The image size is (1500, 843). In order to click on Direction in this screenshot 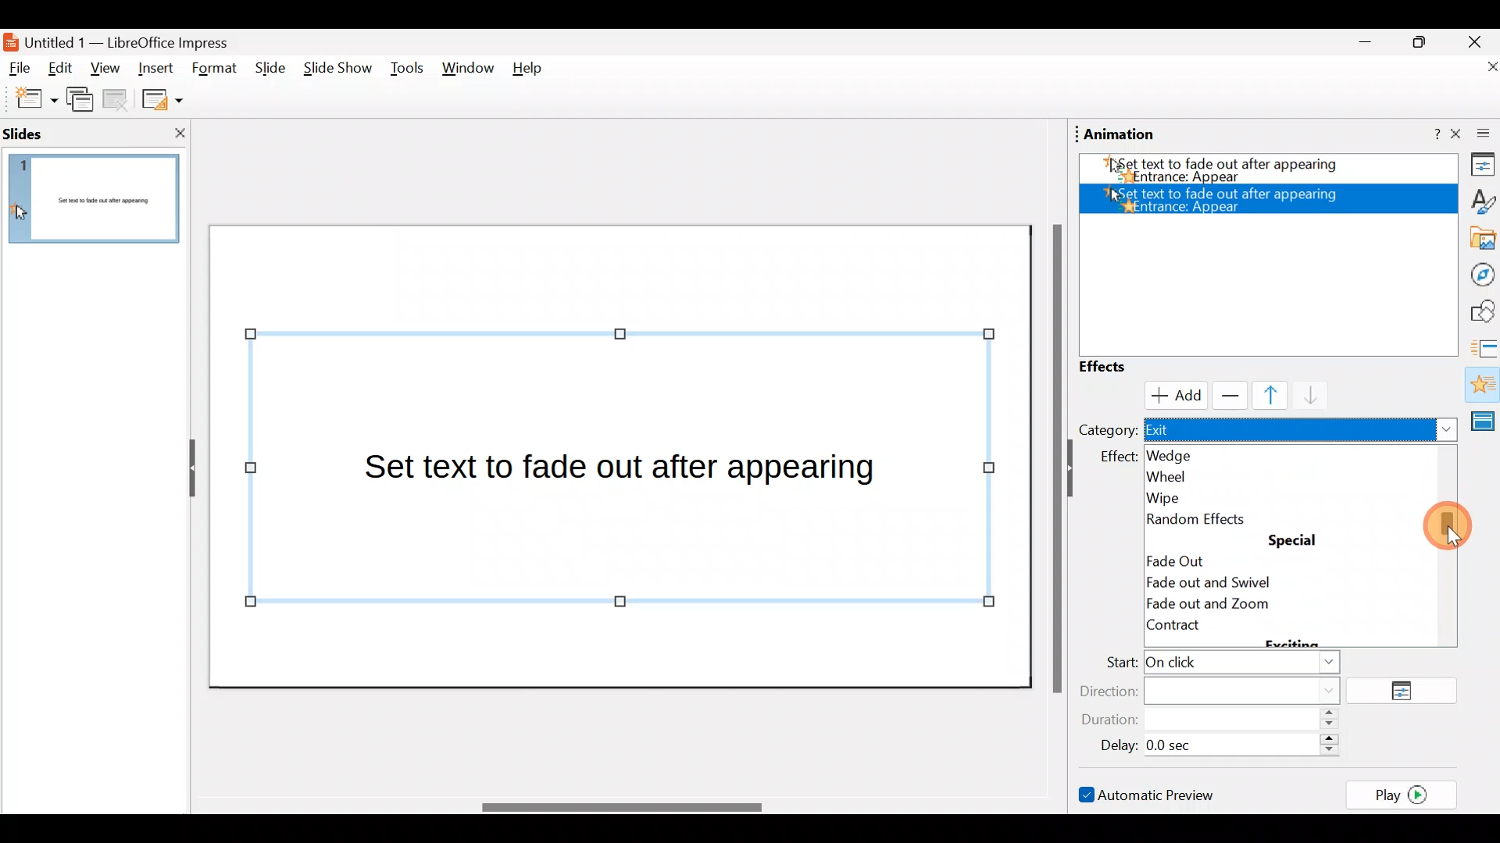, I will do `click(1220, 689)`.